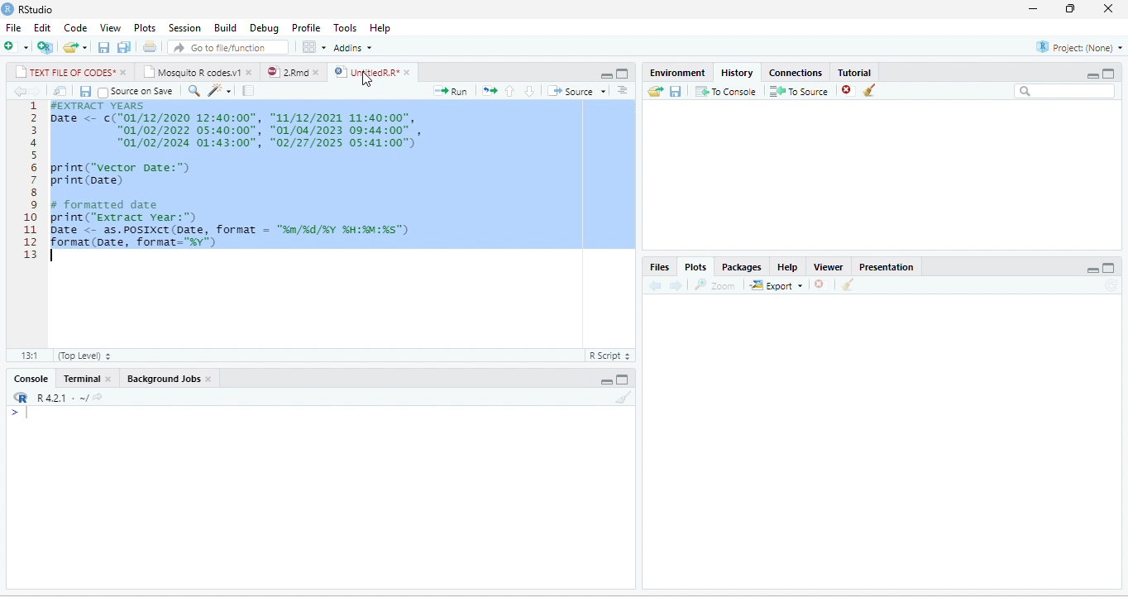  I want to click on close, so click(109, 378).